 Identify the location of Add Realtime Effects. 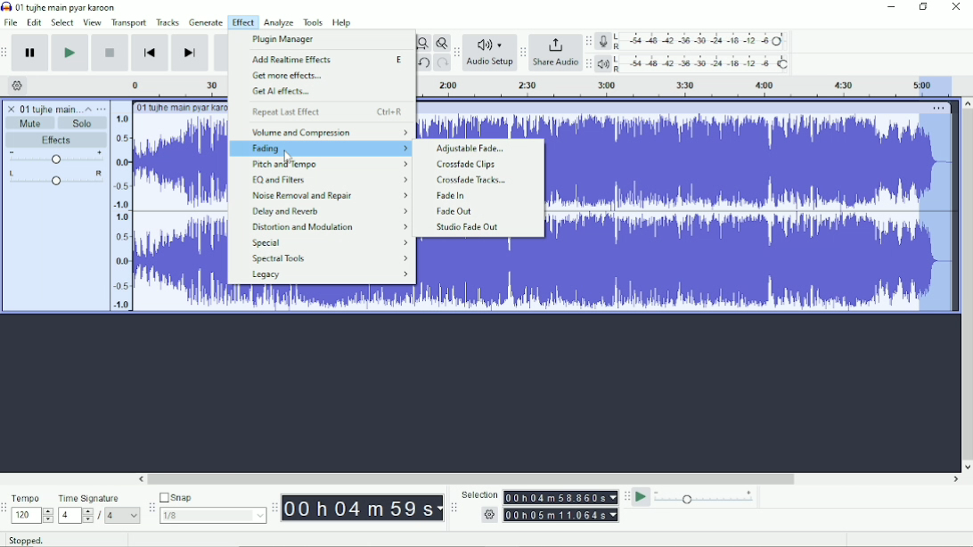
(329, 59).